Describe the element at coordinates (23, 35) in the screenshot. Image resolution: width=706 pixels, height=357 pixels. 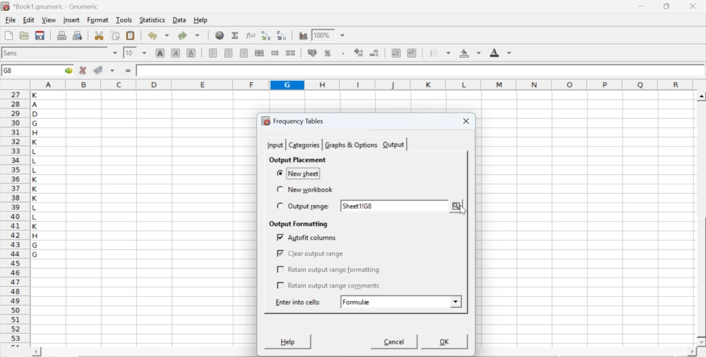
I see `open` at that location.